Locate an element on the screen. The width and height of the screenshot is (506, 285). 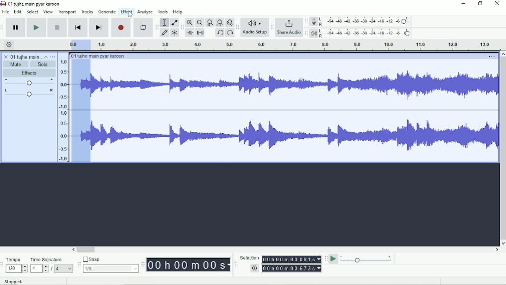
Play duration is located at coordinates (294, 45).